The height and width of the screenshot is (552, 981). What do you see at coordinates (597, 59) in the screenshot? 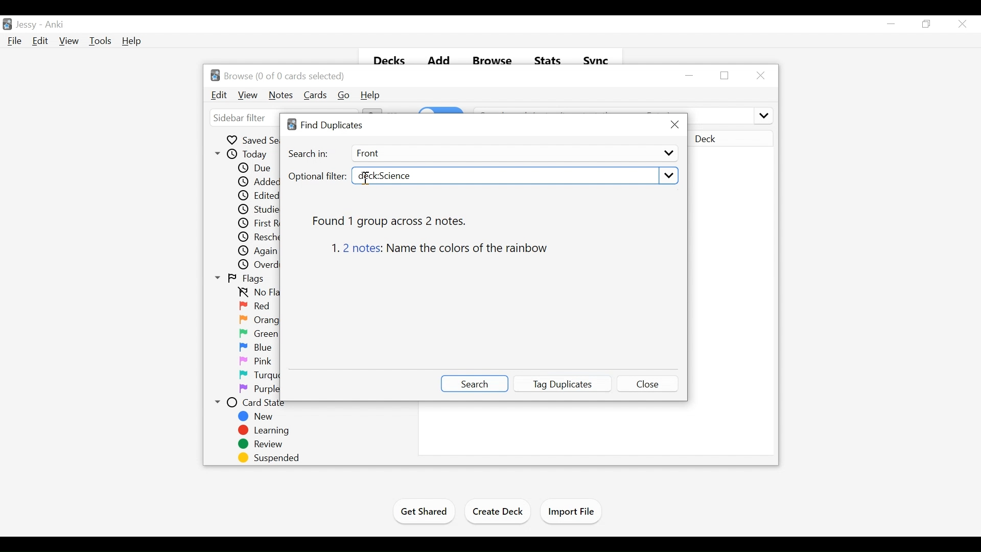
I see `Sync` at bounding box center [597, 59].